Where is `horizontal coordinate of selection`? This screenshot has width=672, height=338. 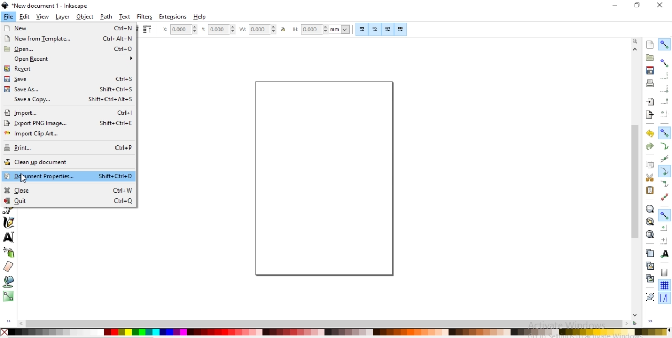
horizontal coordinate of selection is located at coordinates (178, 30).